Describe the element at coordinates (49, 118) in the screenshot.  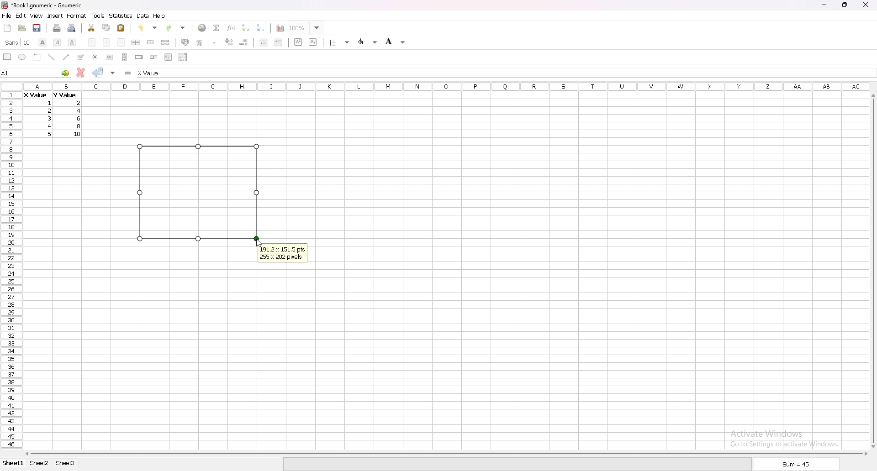
I see `value` at that location.